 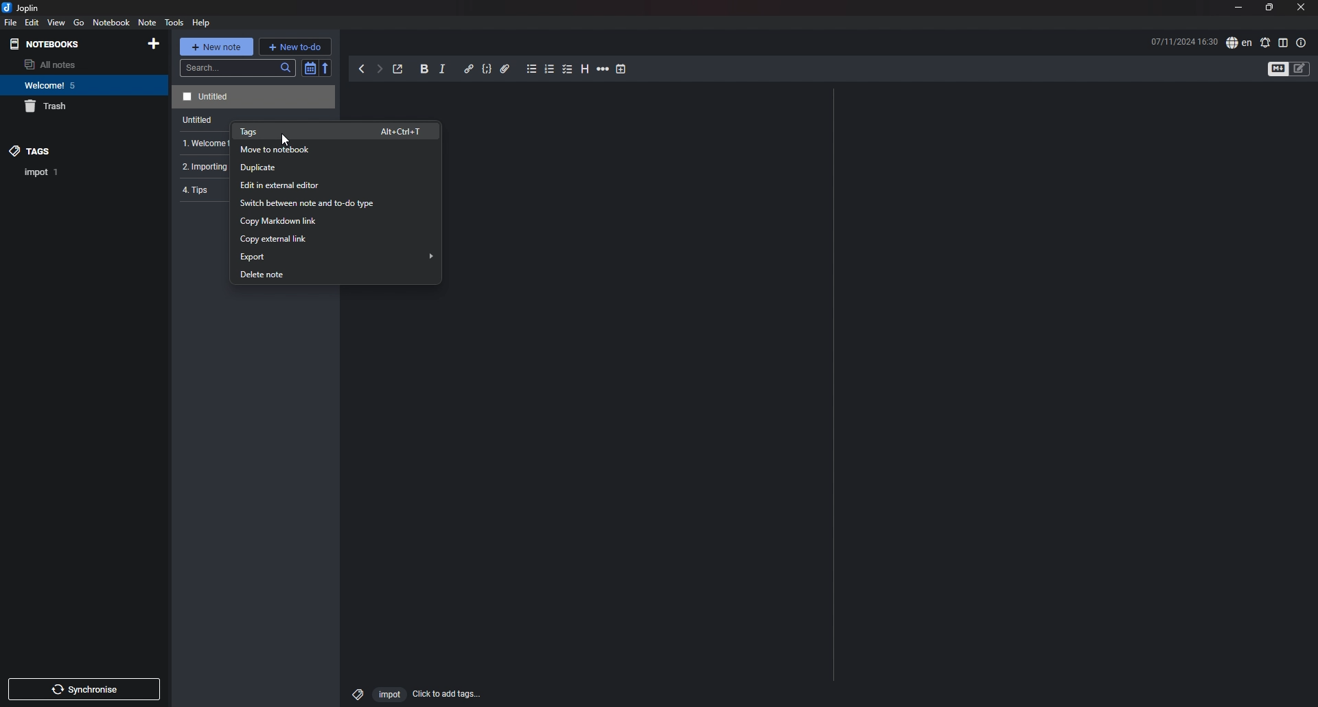 I want to click on 1. Welcome, so click(x=200, y=143).